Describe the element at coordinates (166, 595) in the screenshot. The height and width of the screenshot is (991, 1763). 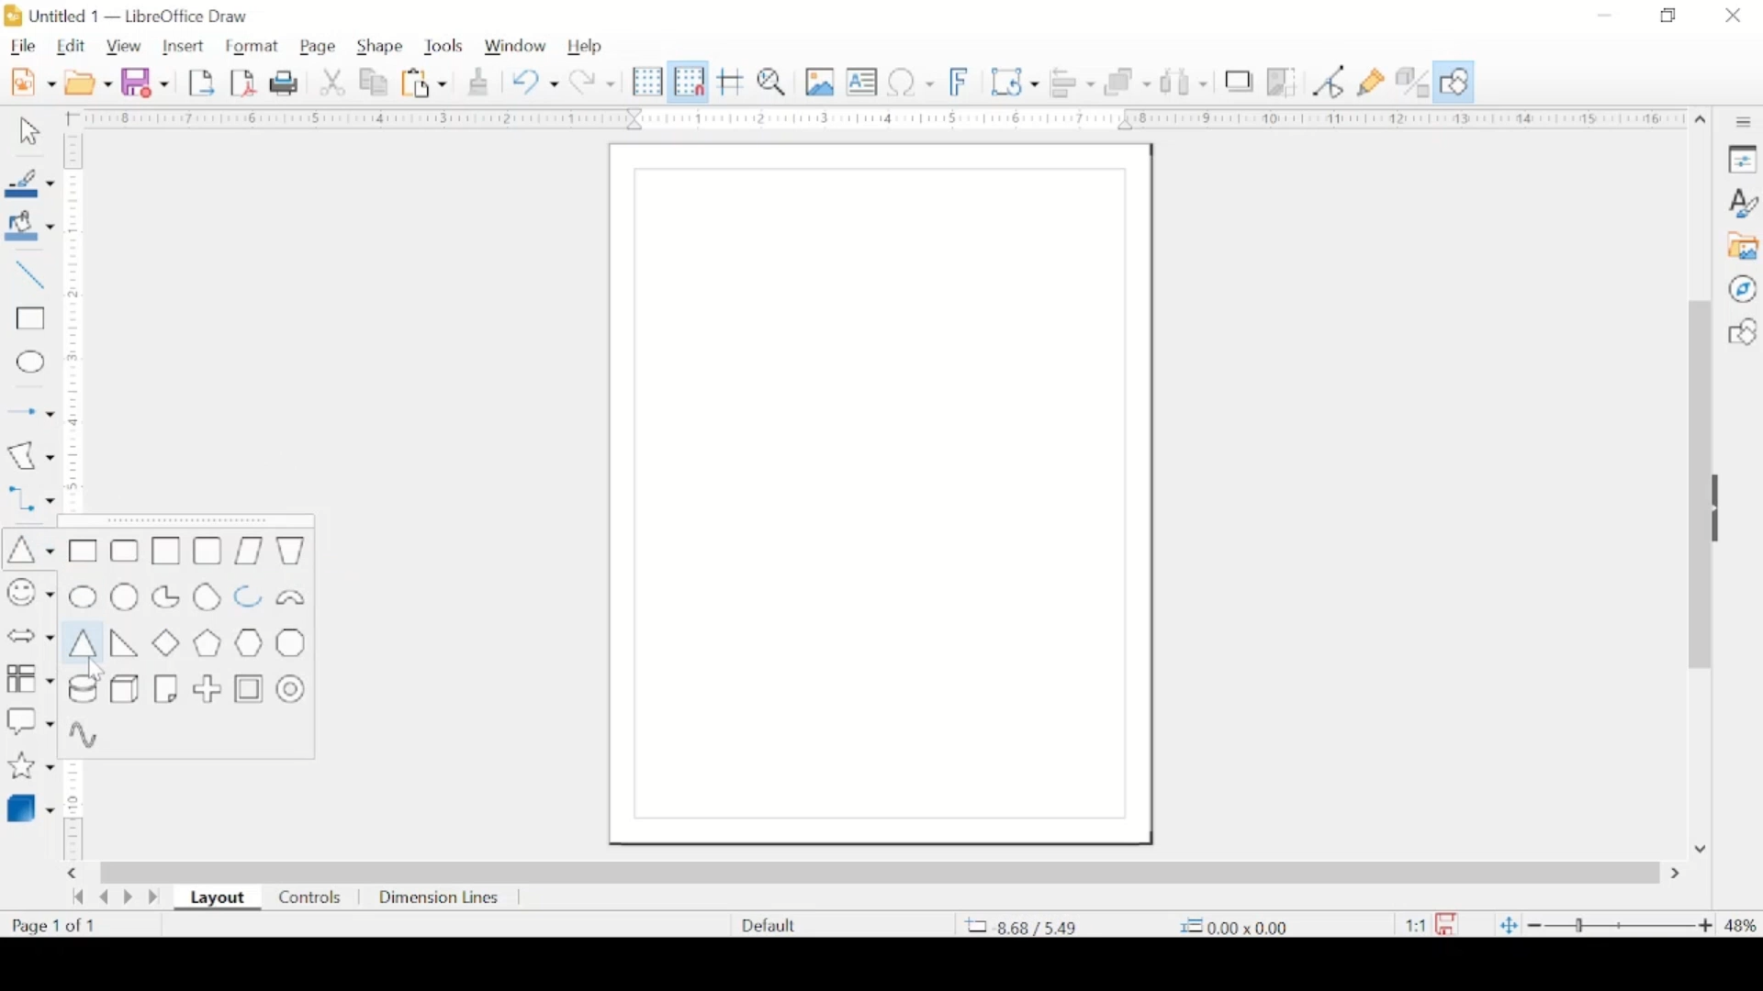
I see `circle pie` at that location.